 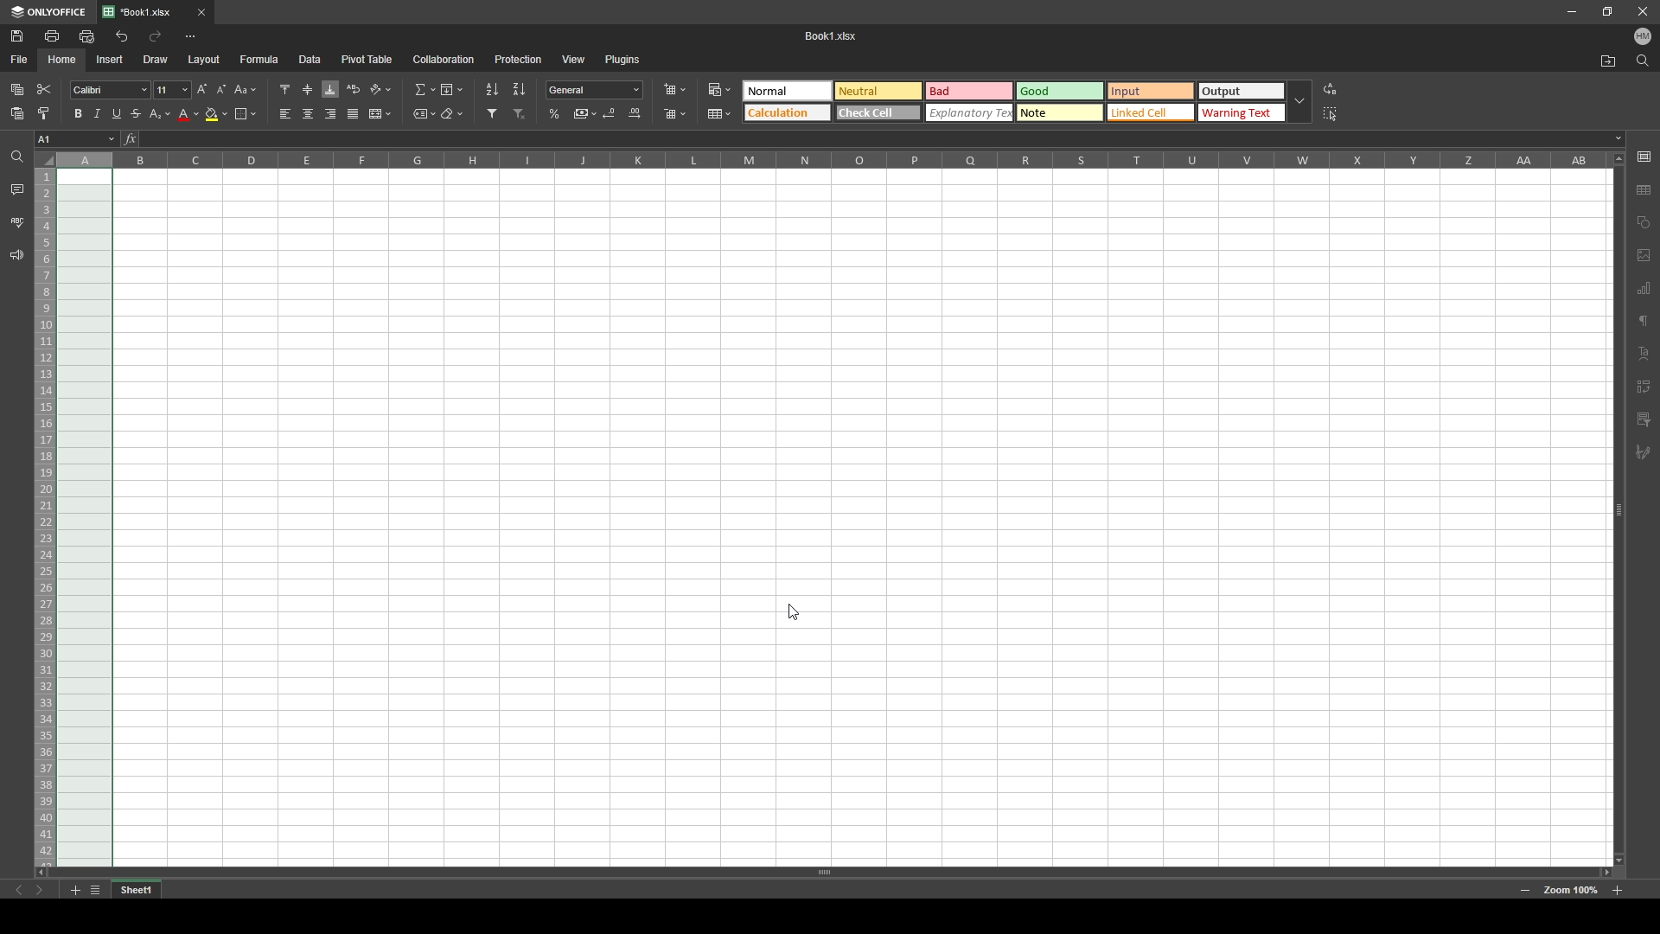 What do you see at coordinates (16, 256) in the screenshot?
I see `support` at bounding box center [16, 256].